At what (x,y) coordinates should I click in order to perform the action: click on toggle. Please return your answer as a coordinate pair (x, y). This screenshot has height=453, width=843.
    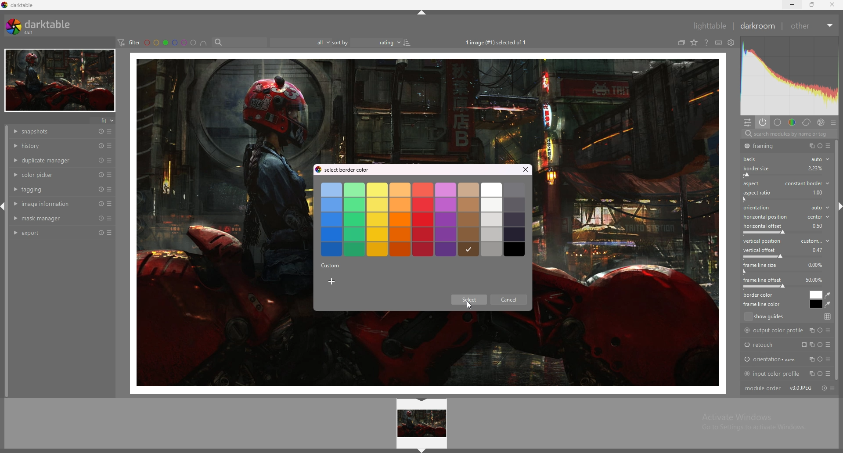
    Looking at the image, I should click on (821, 146).